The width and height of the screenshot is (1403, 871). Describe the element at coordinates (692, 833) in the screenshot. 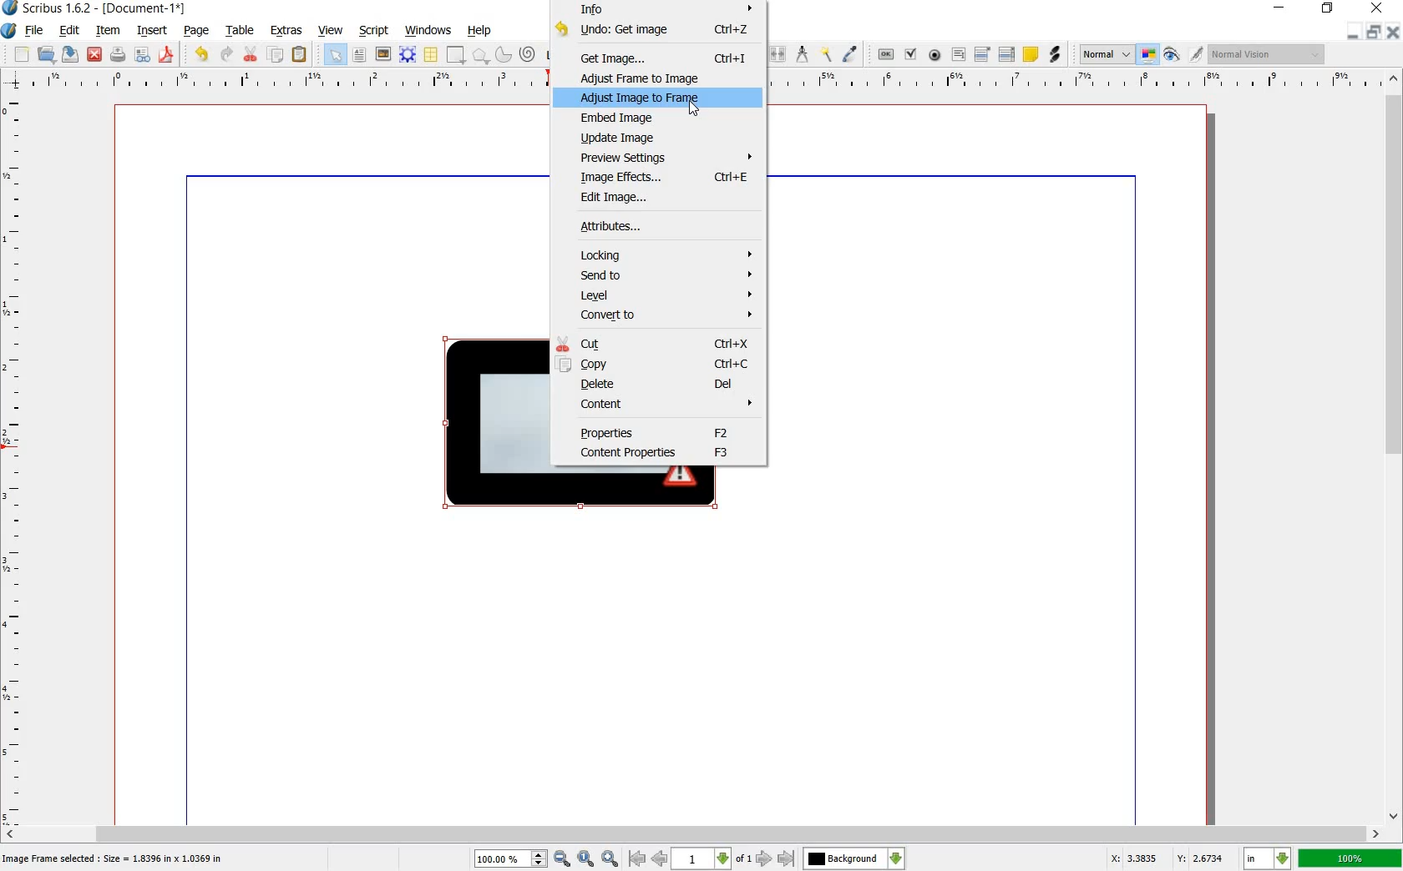

I see `scrollbar` at that location.